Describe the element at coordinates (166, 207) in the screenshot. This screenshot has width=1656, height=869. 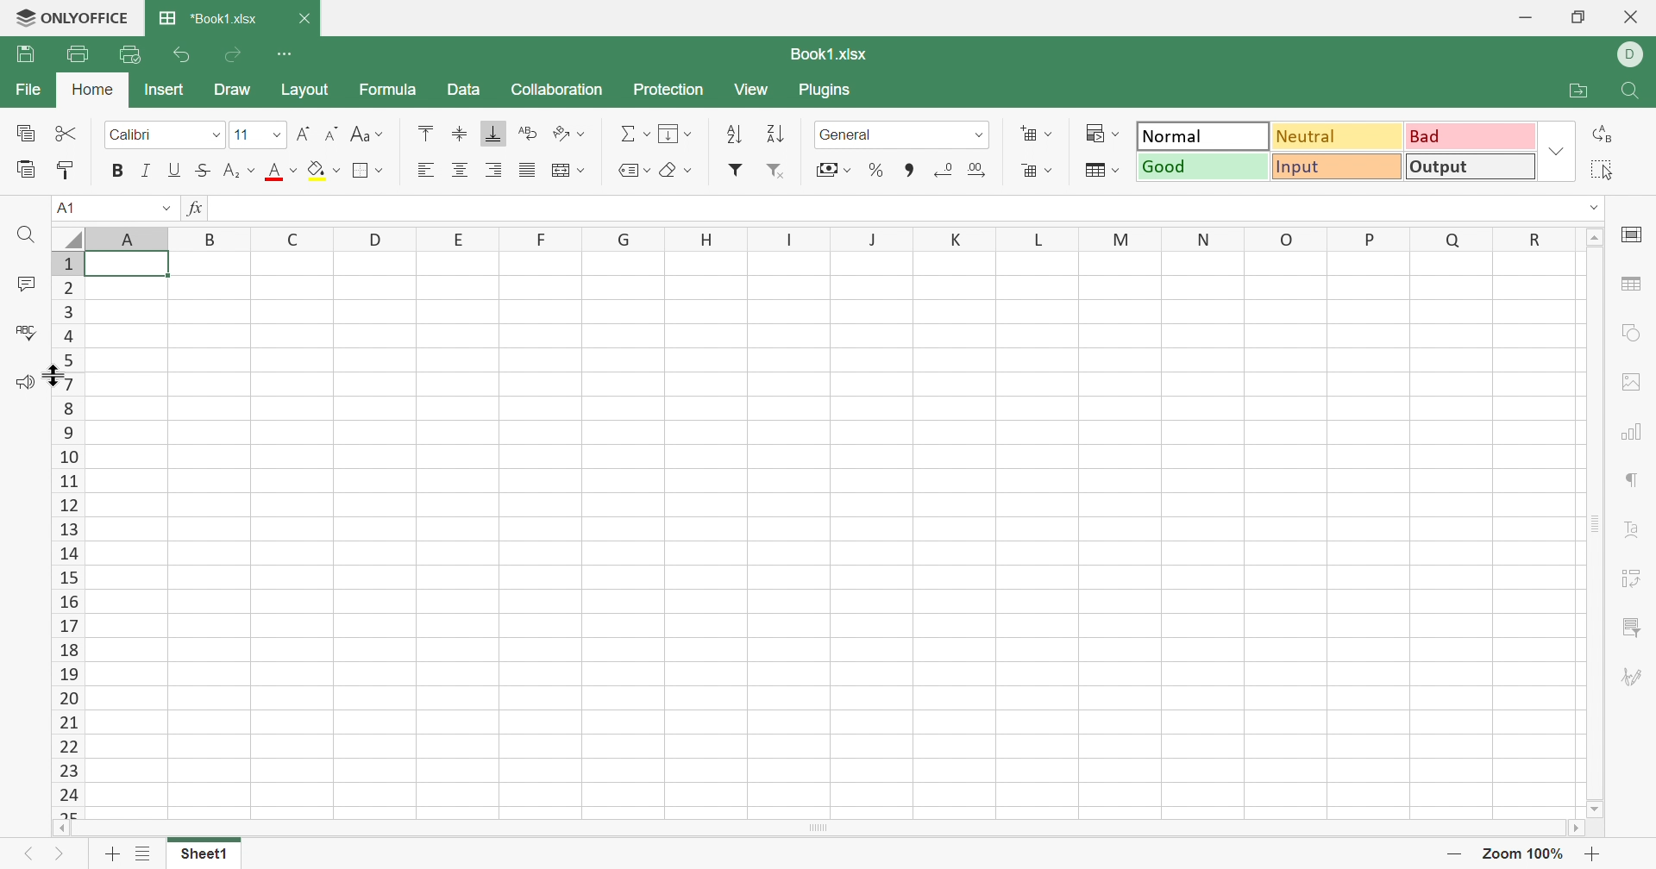
I see `Drop down` at that location.